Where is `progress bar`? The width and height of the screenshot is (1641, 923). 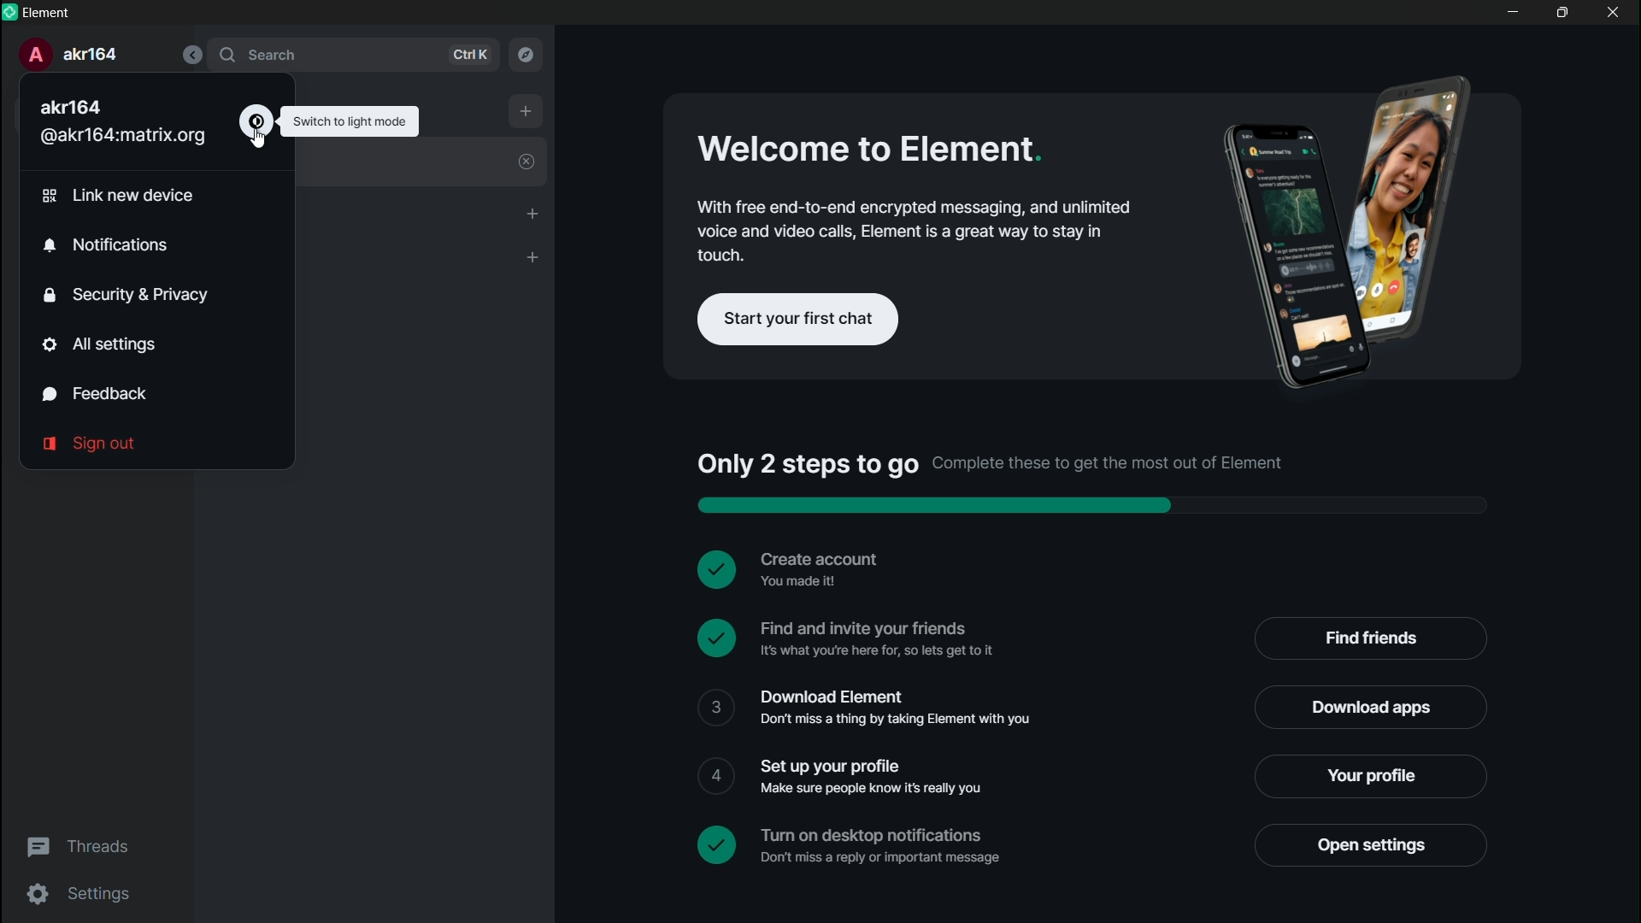 progress bar is located at coordinates (1091, 507).